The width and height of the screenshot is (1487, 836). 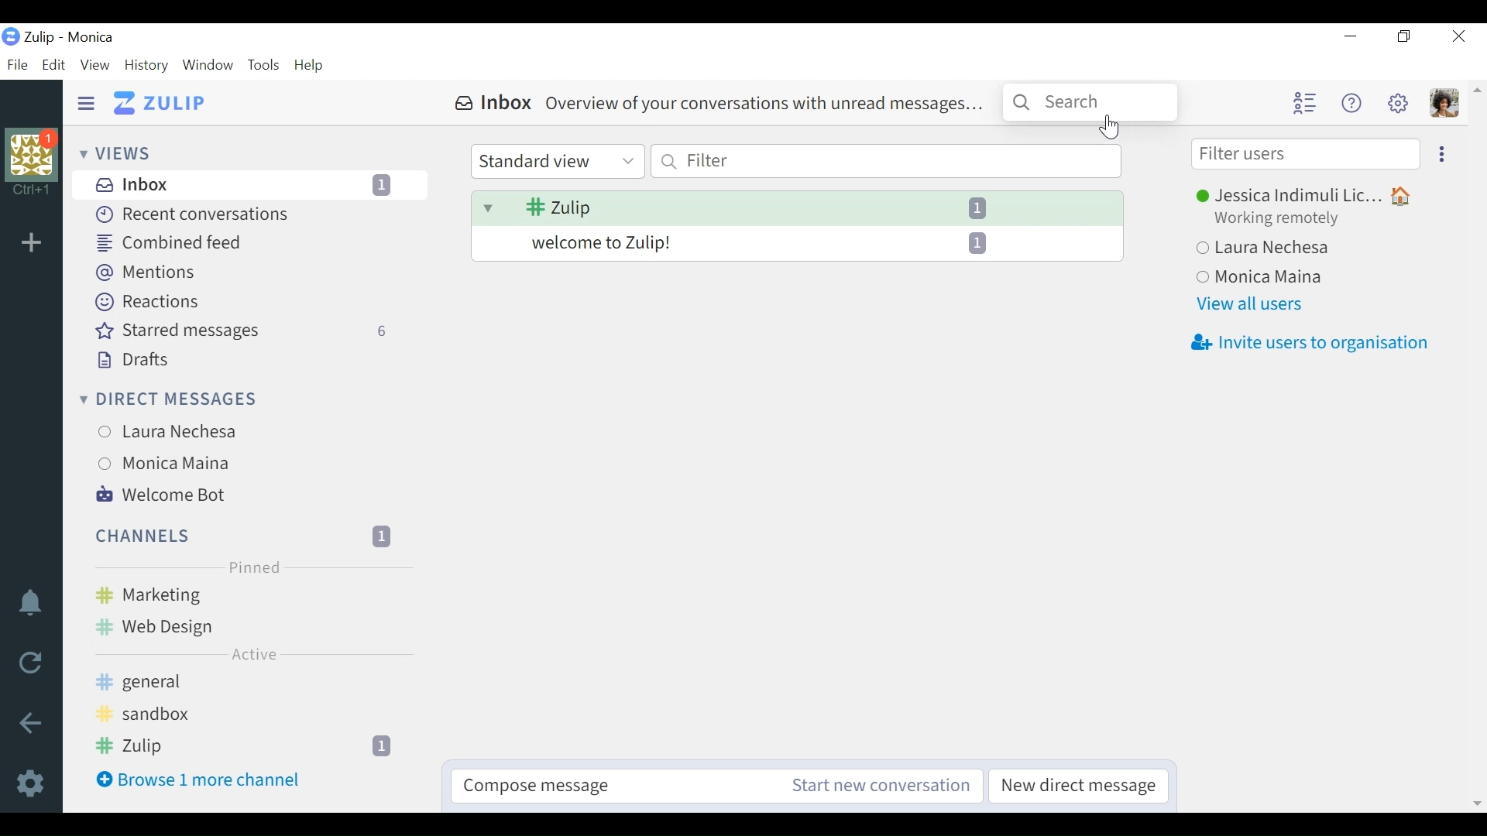 What do you see at coordinates (1447, 104) in the screenshot?
I see `Personal menu` at bounding box center [1447, 104].